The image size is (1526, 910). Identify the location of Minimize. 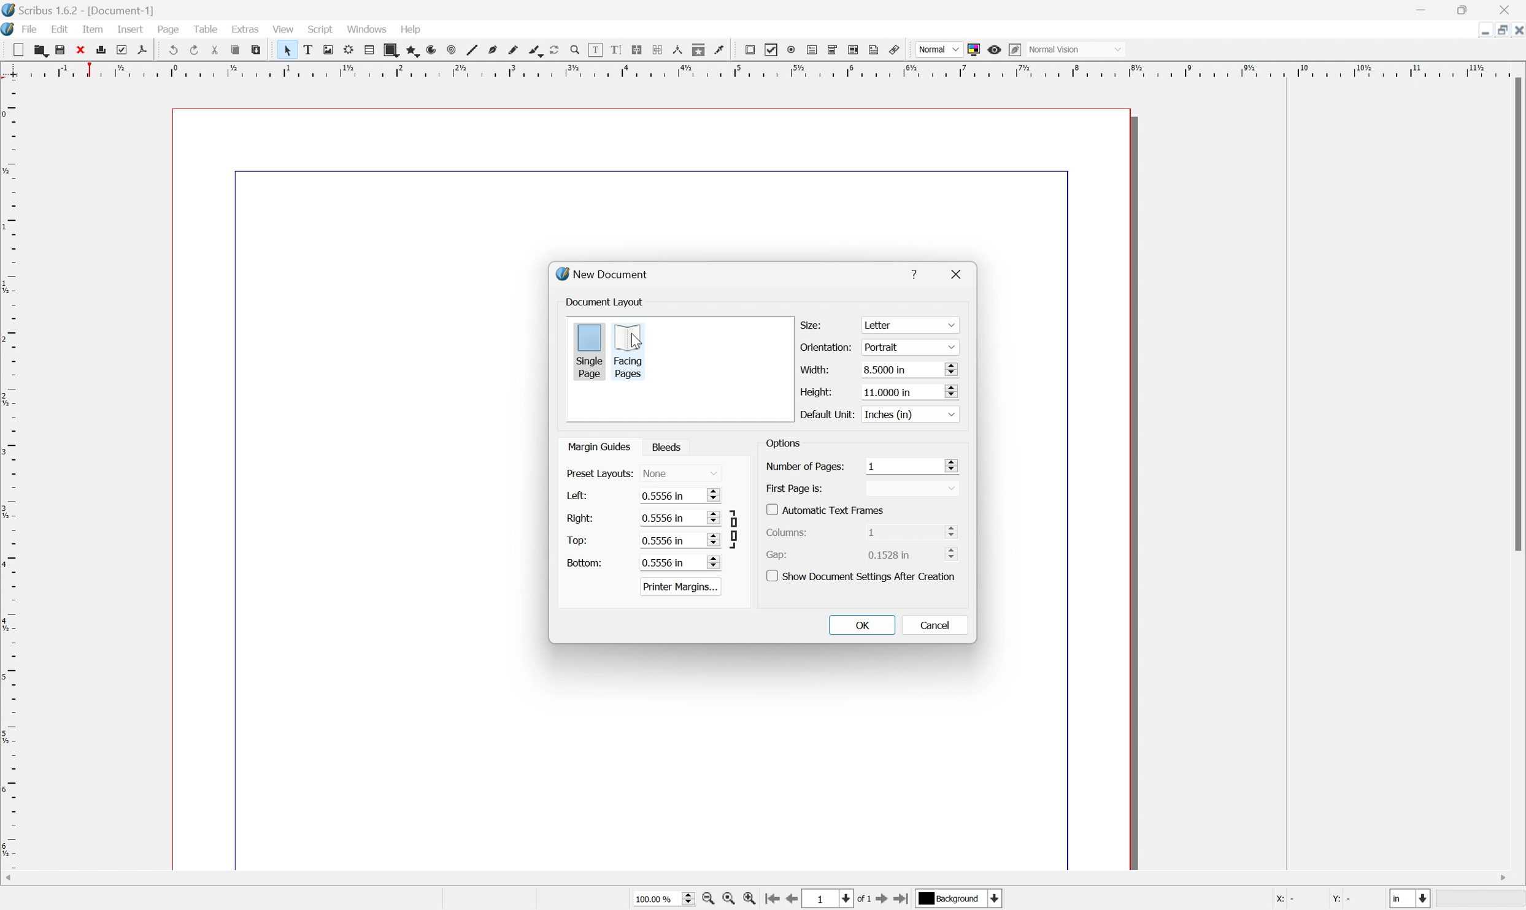
(1425, 9).